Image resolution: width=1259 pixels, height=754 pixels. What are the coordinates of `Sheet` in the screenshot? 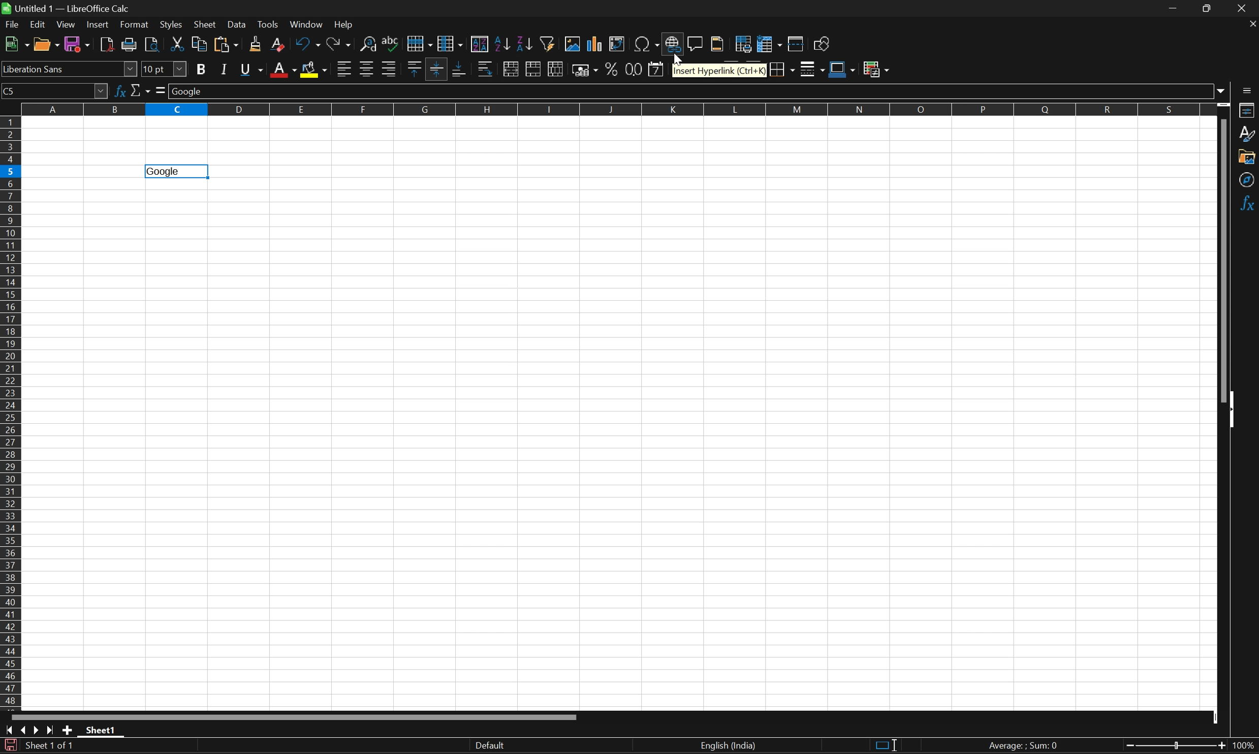 It's located at (206, 24).